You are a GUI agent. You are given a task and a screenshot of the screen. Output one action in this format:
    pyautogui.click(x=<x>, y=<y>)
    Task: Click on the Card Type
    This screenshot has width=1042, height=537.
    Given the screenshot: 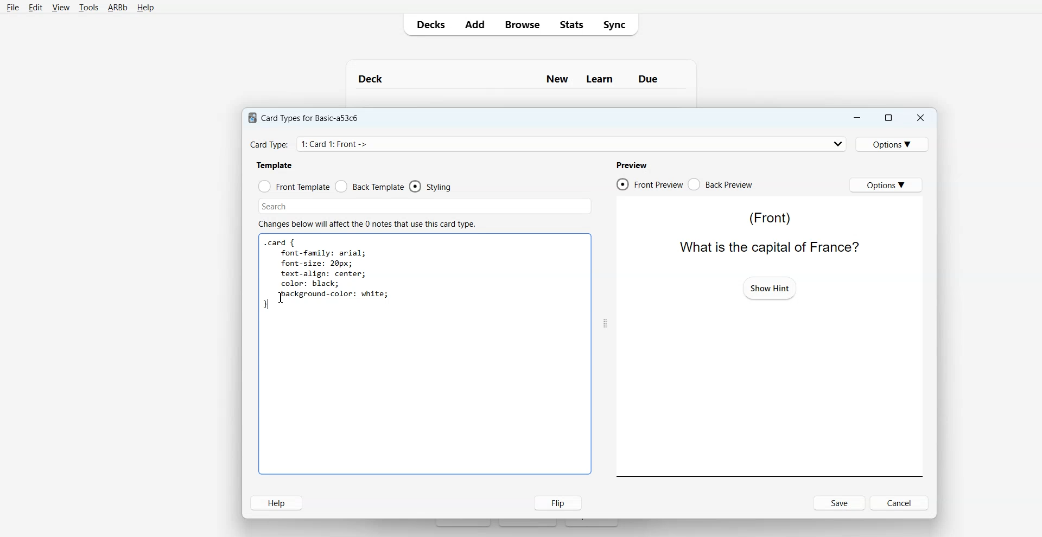 What is the action you would take?
    pyautogui.click(x=549, y=144)
    